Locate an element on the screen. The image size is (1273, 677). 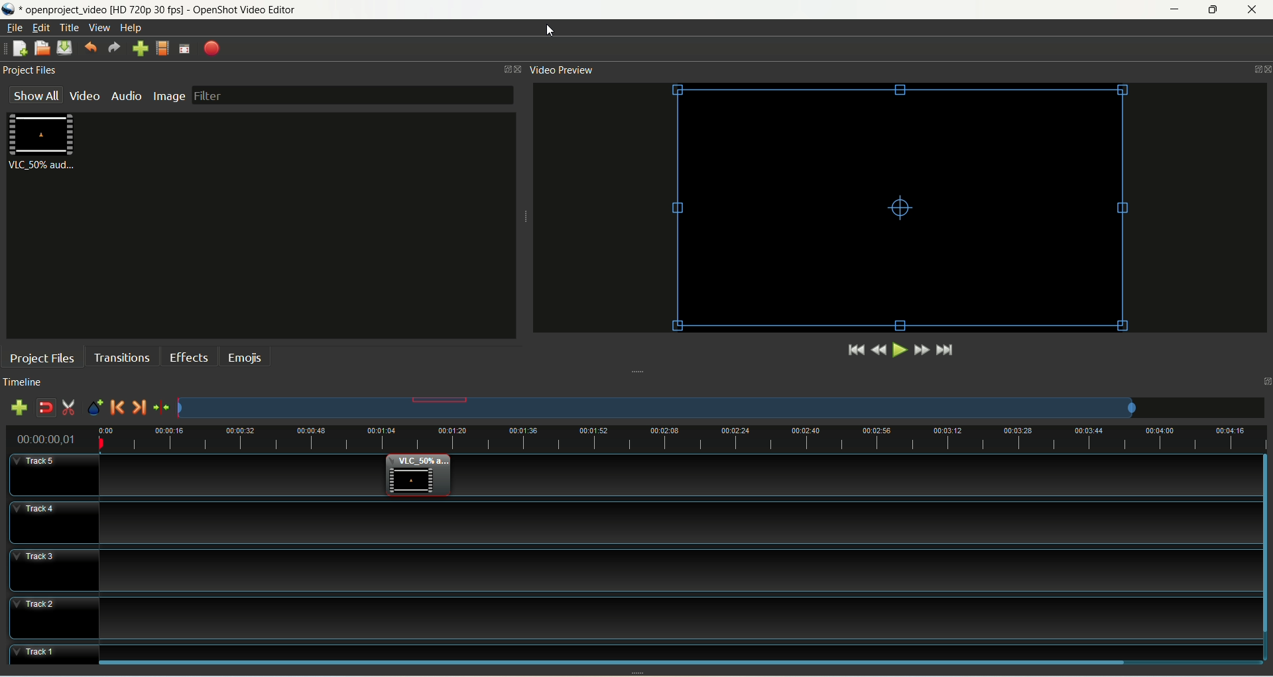
minimize is located at coordinates (1178, 9).